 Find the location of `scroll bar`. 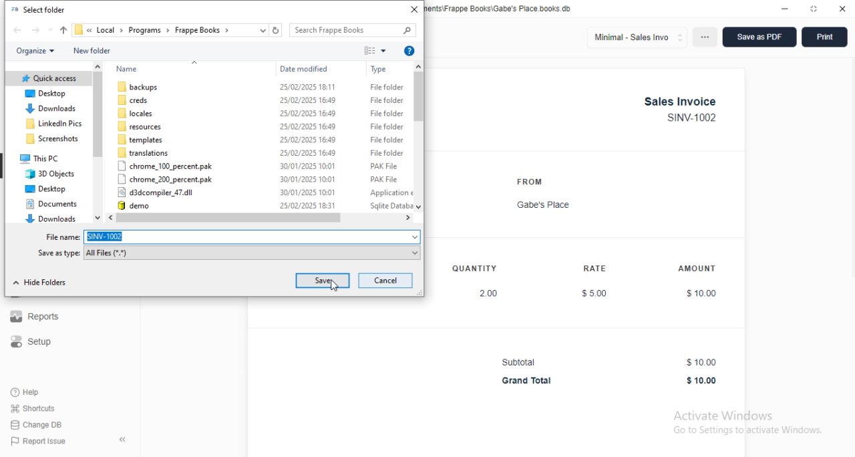

scroll bar is located at coordinates (98, 139).